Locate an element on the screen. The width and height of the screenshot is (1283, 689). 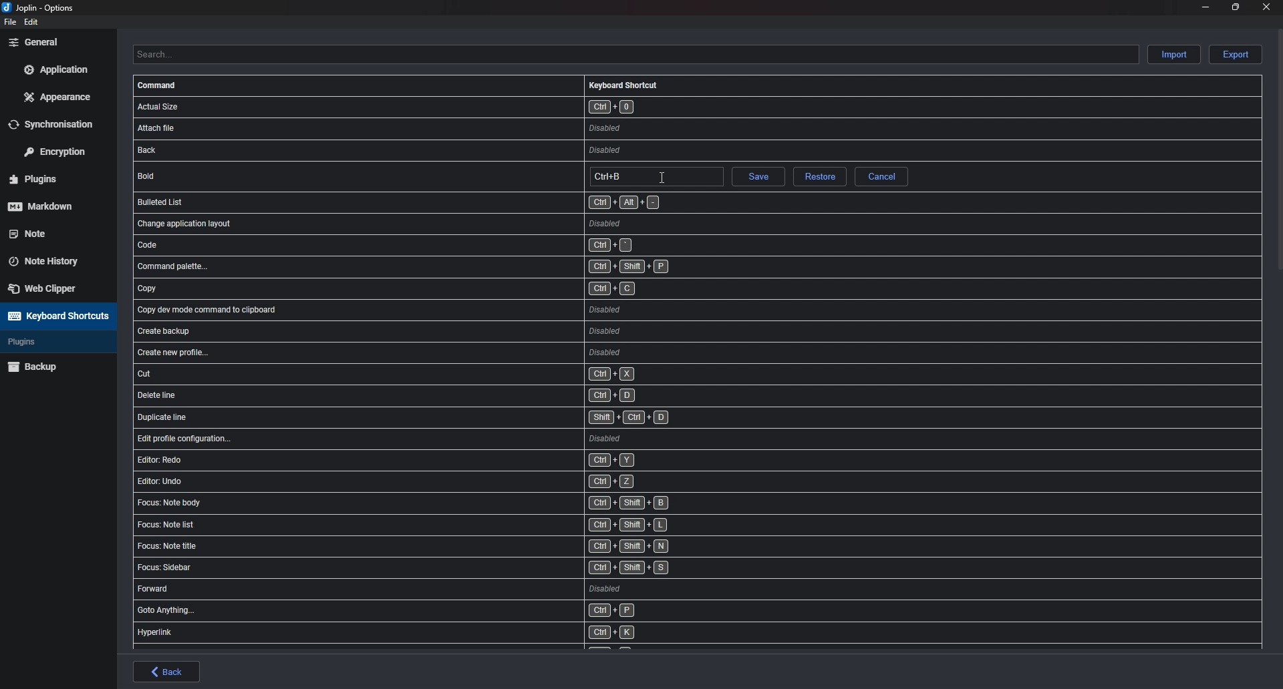
shortcut is located at coordinates (443, 503).